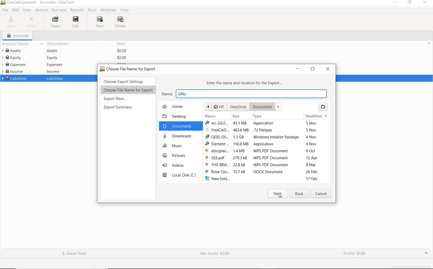 The image size is (433, 269). Describe the element at coordinates (125, 10) in the screenshot. I see `HELP` at that location.